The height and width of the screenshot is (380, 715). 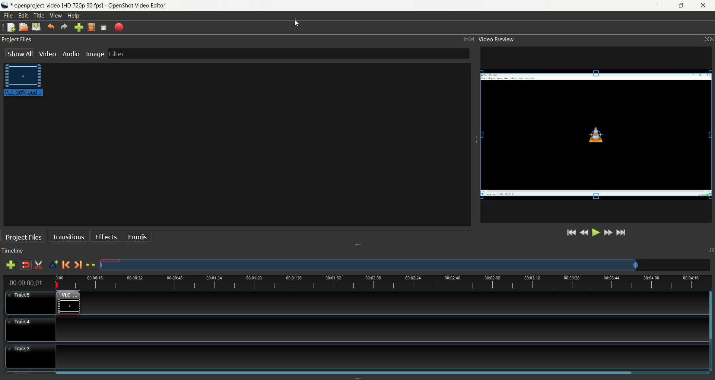 I want to click on video clip, so click(x=27, y=80).